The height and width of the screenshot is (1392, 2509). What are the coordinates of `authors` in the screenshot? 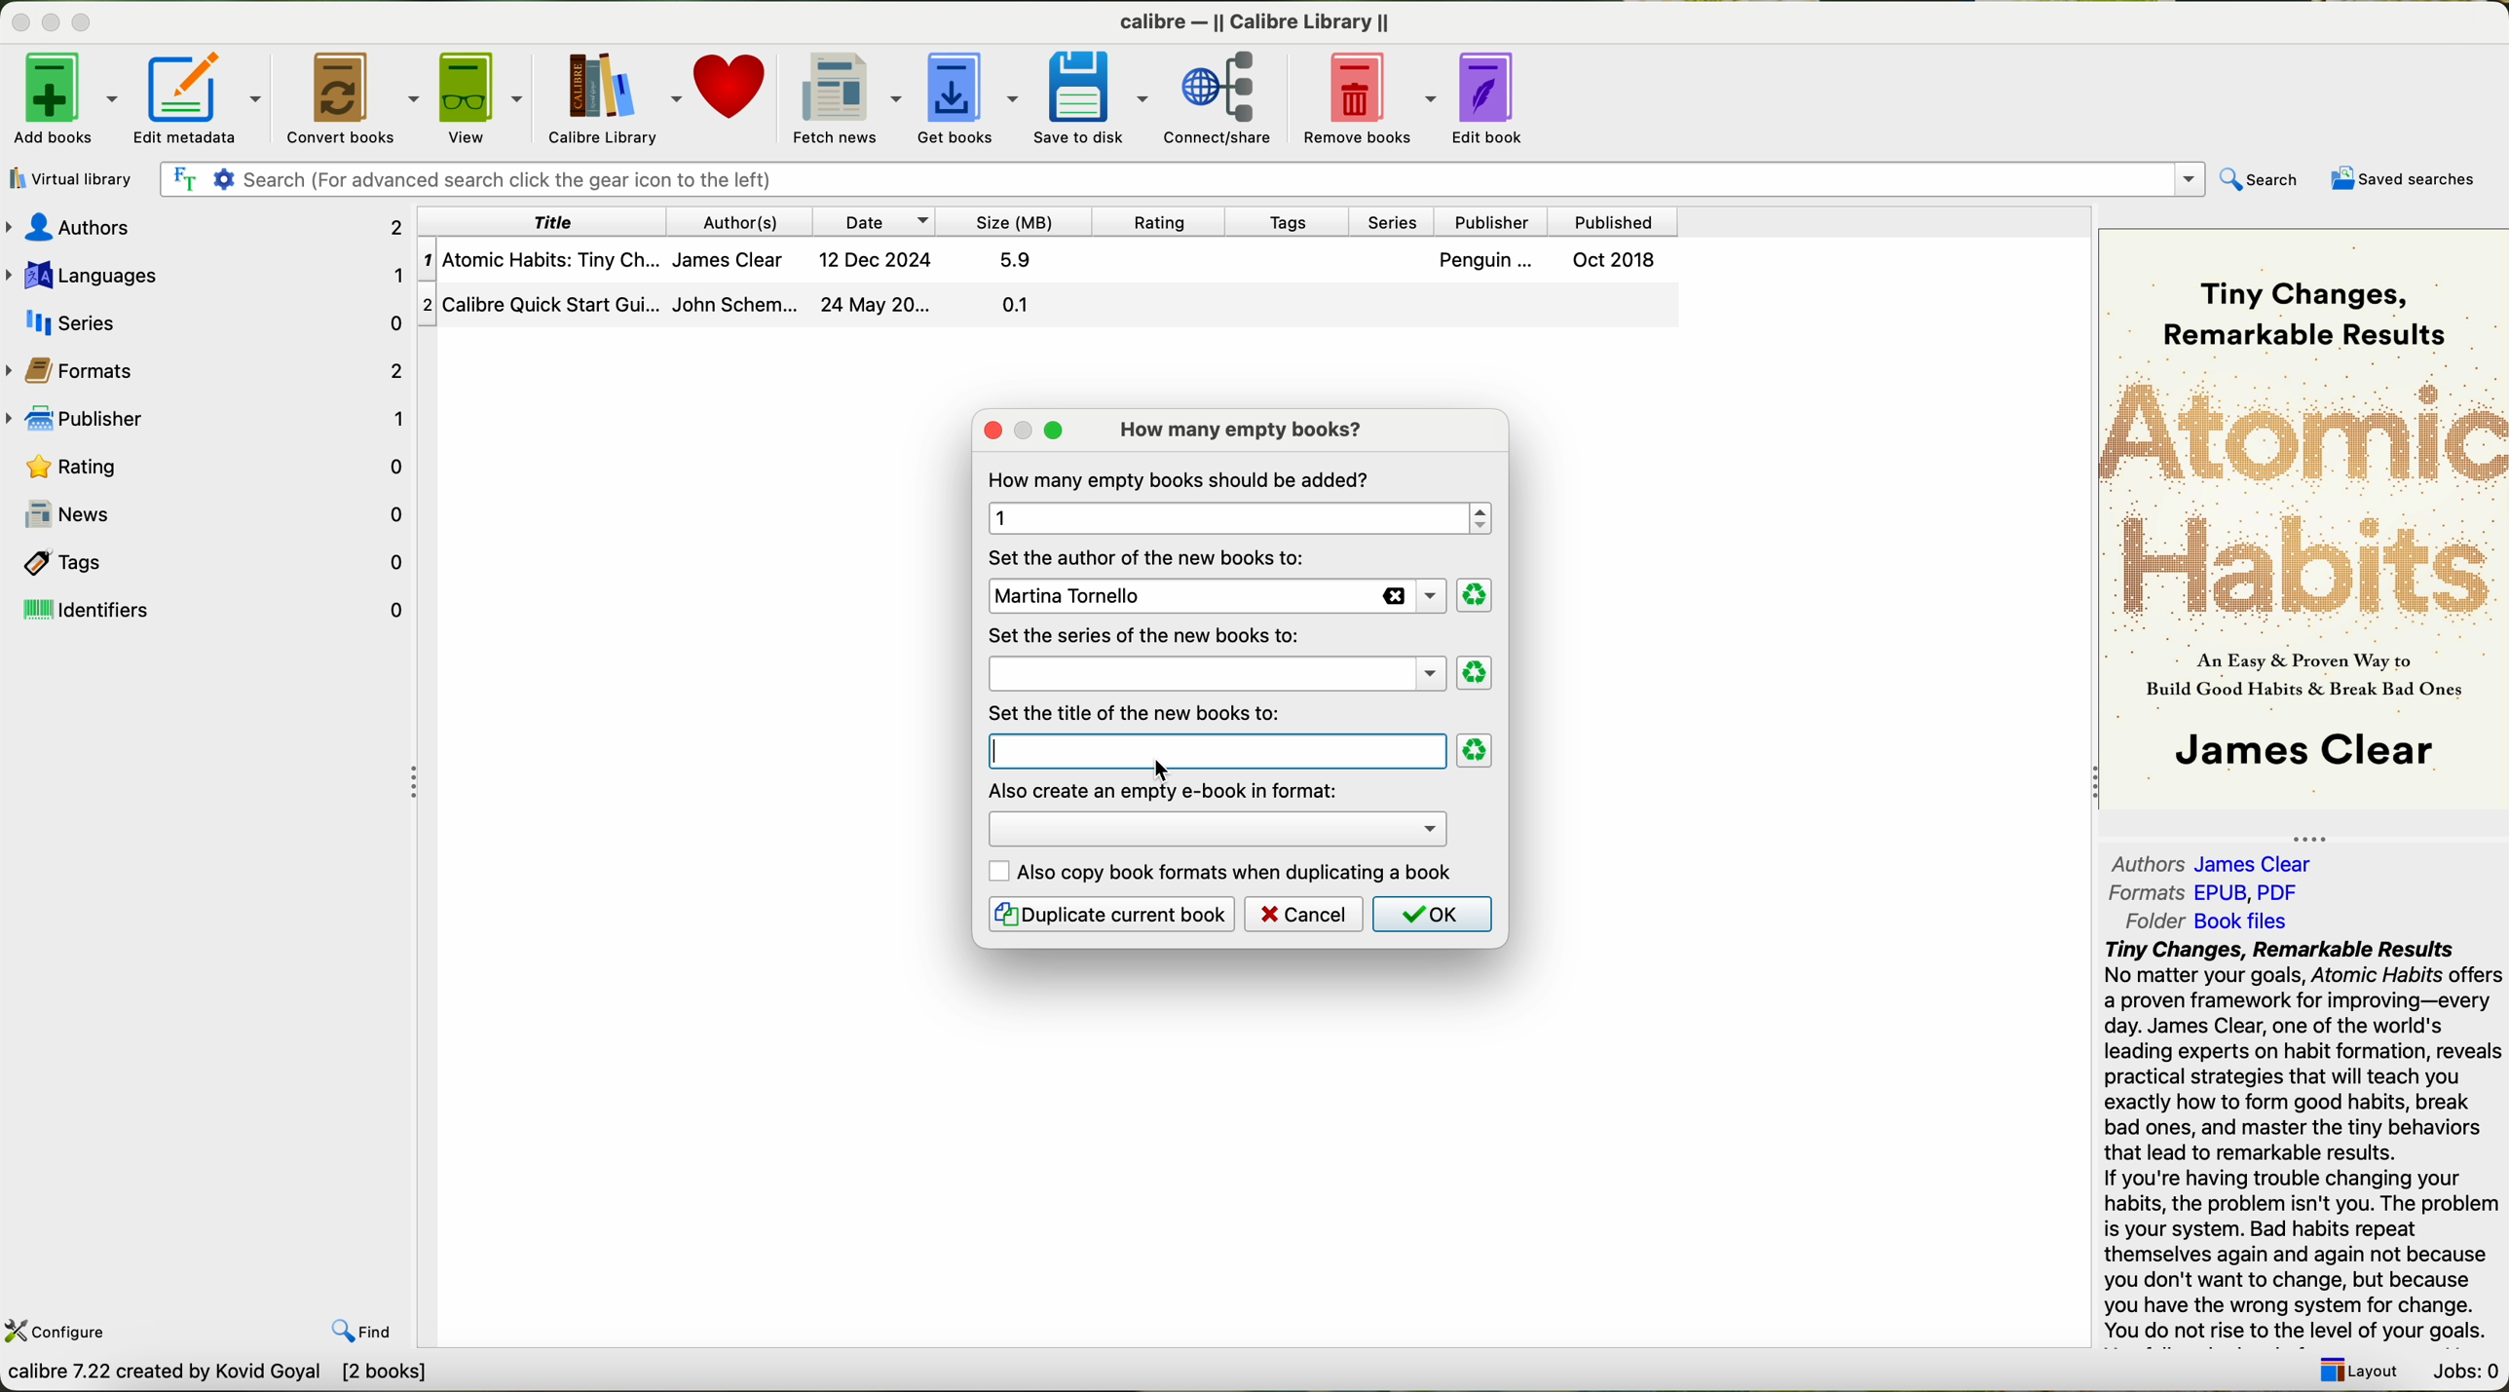 It's located at (2222, 862).